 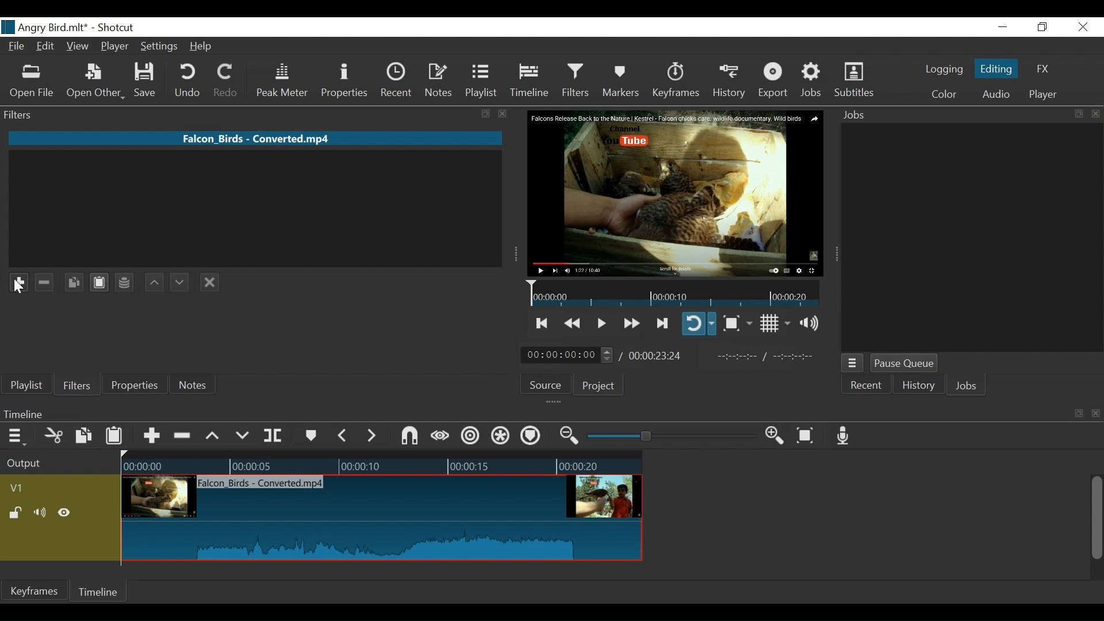 What do you see at coordinates (382, 519) in the screenshot?
I see `Video track clip` at bounding box center [382, 519].